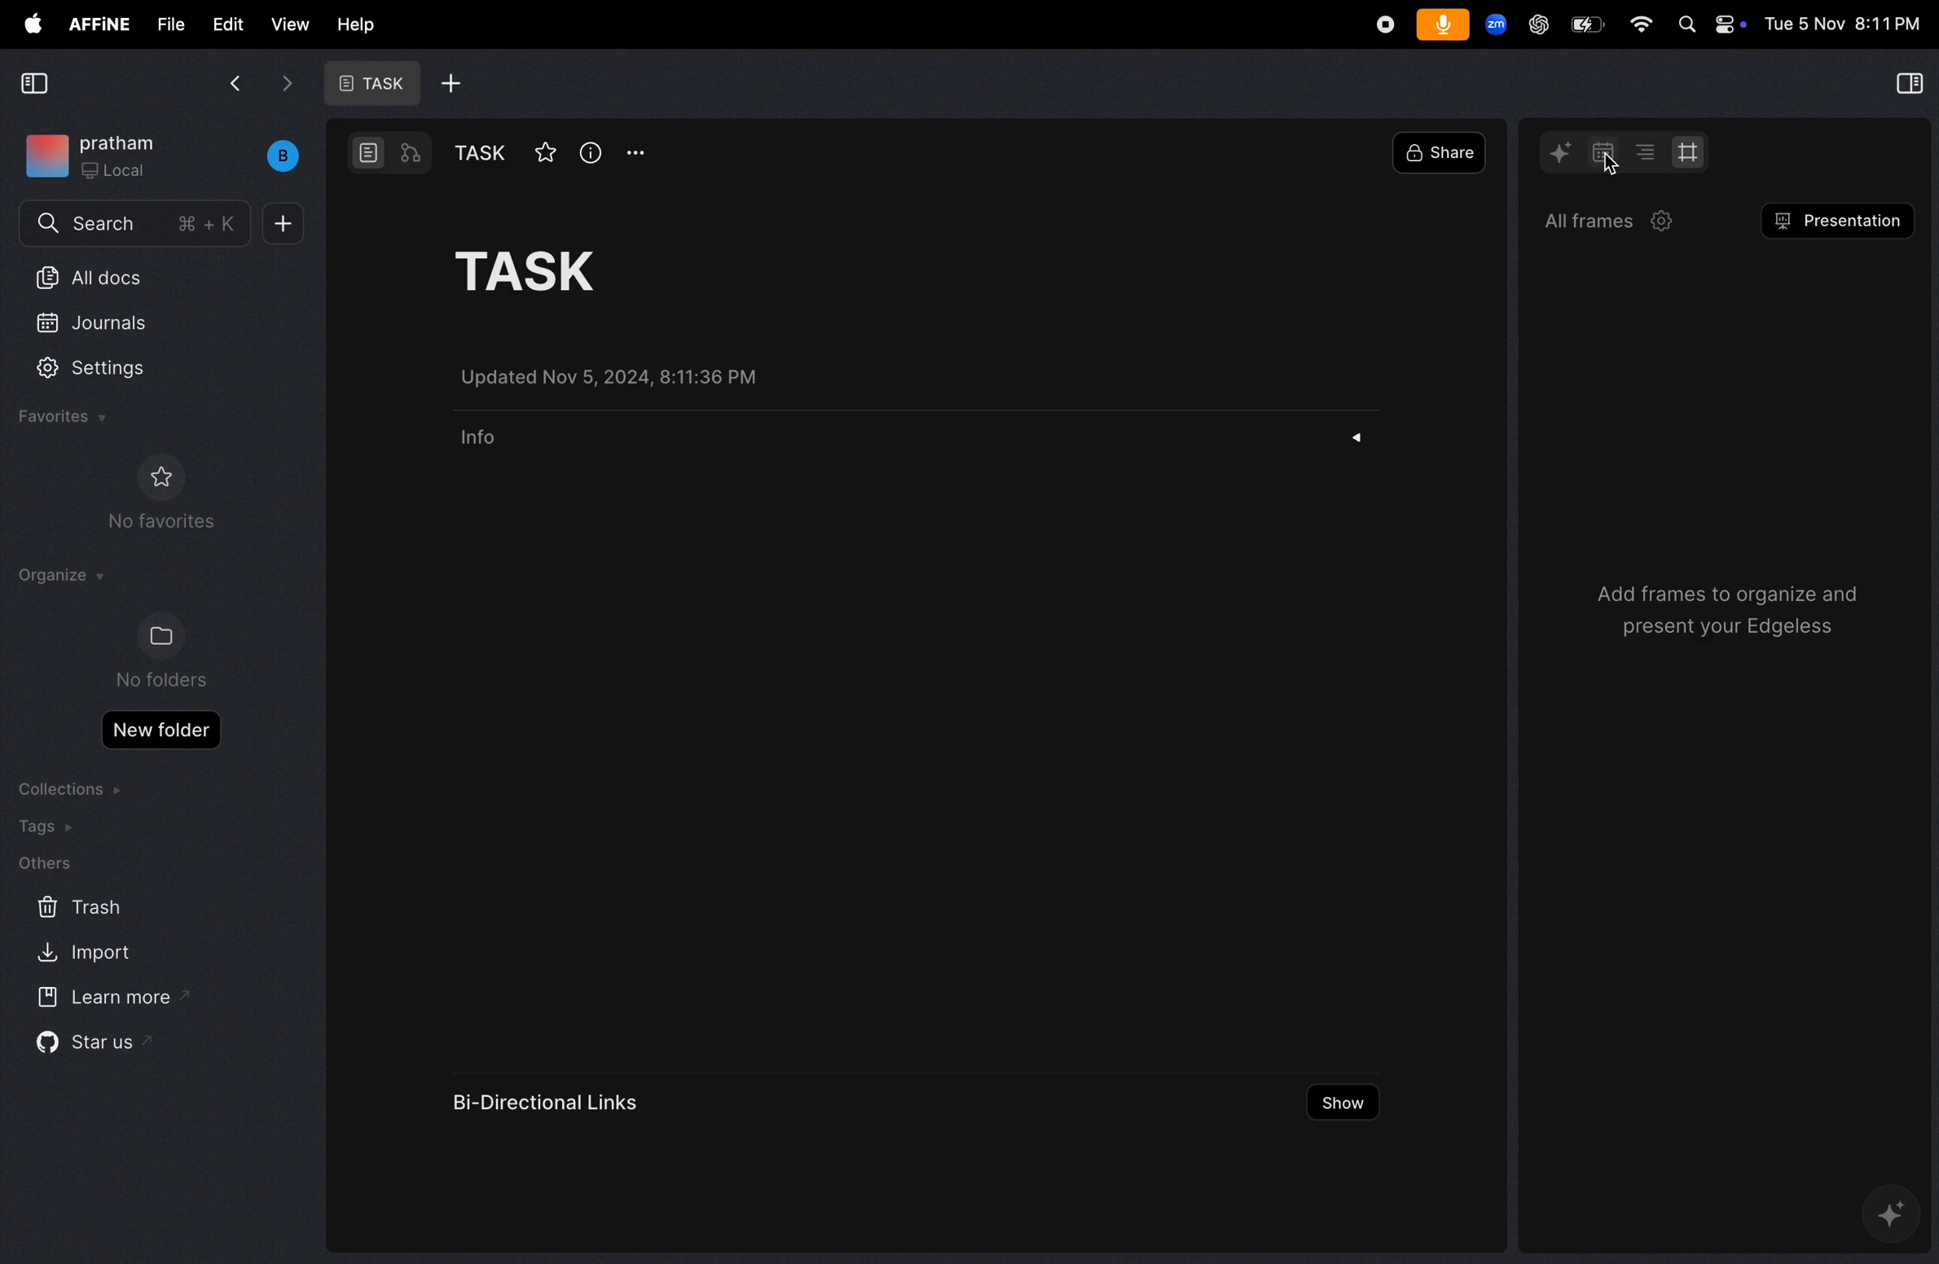 The height and width of the screenshot is (1264, 1939). I want to click on organize, so click(59, 576).